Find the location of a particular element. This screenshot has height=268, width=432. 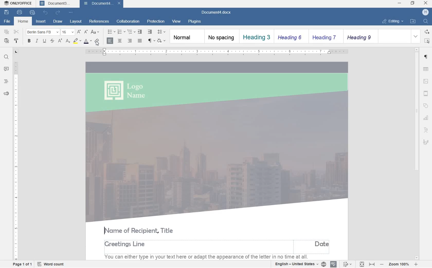

paragraph line spacing is located at coordinates (161, 32).